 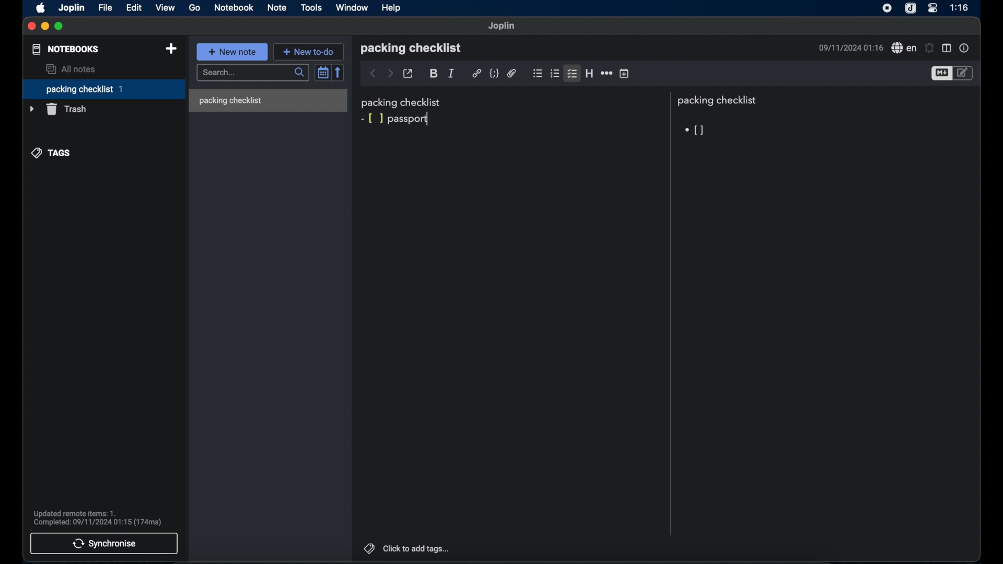 What do you see at coordinates (171, 49) in the screenshot?
I see `new notebook` at bounding box center [171, 49].